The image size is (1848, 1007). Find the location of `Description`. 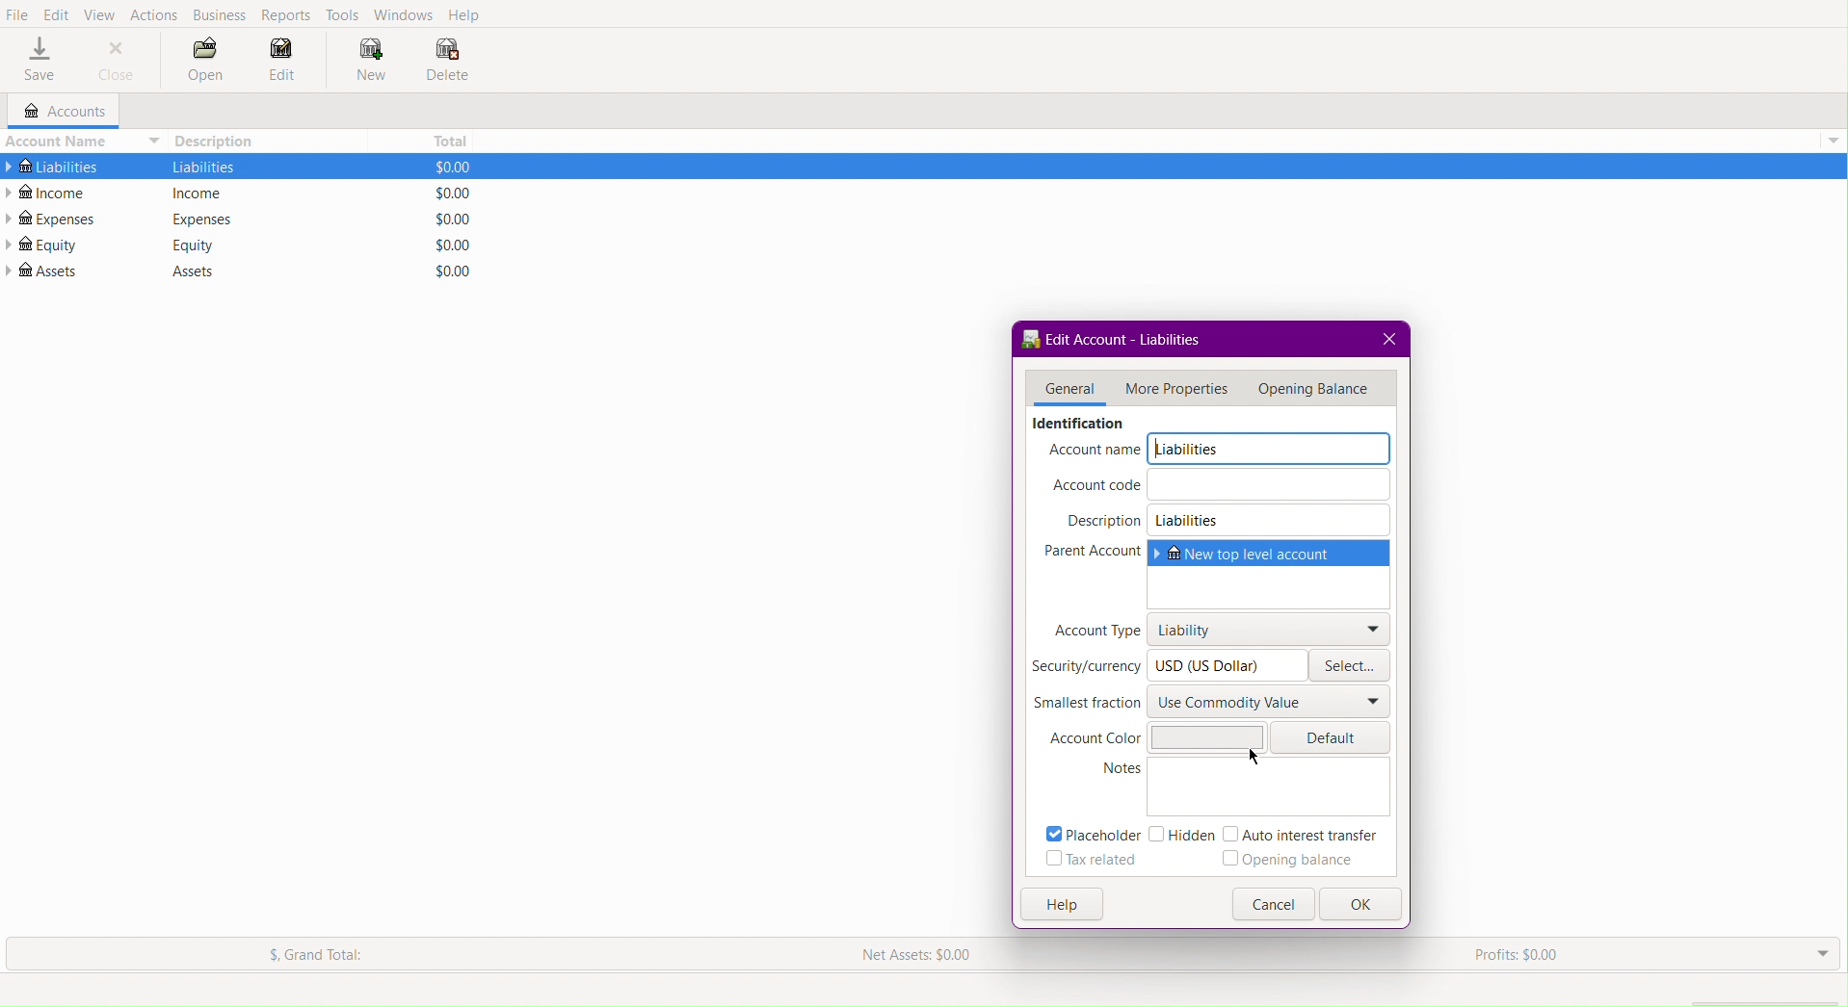

Description is located at coordinates (1103, 519).